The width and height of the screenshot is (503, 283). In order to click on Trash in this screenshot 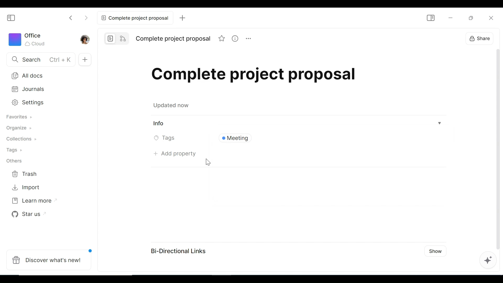, I will do `click(25, 174)`.